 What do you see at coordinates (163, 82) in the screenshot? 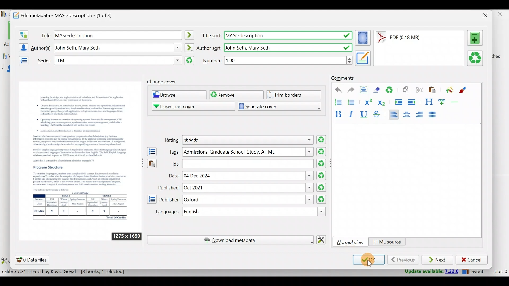
I see `Change cover` at bounding box center [163, 82].